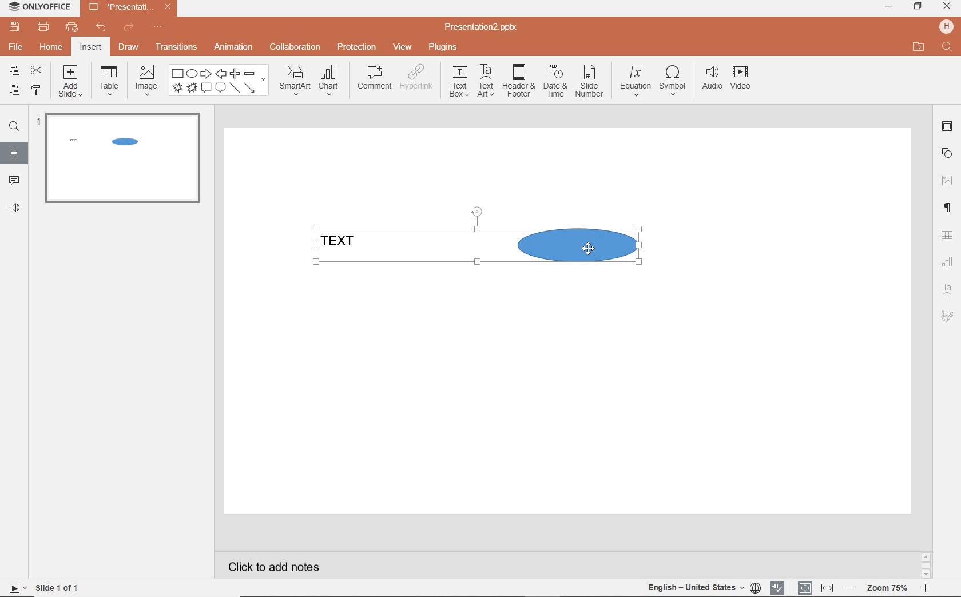 The height and width of the screenshot is (597, 961). I want to click on save, so click(13, 26).